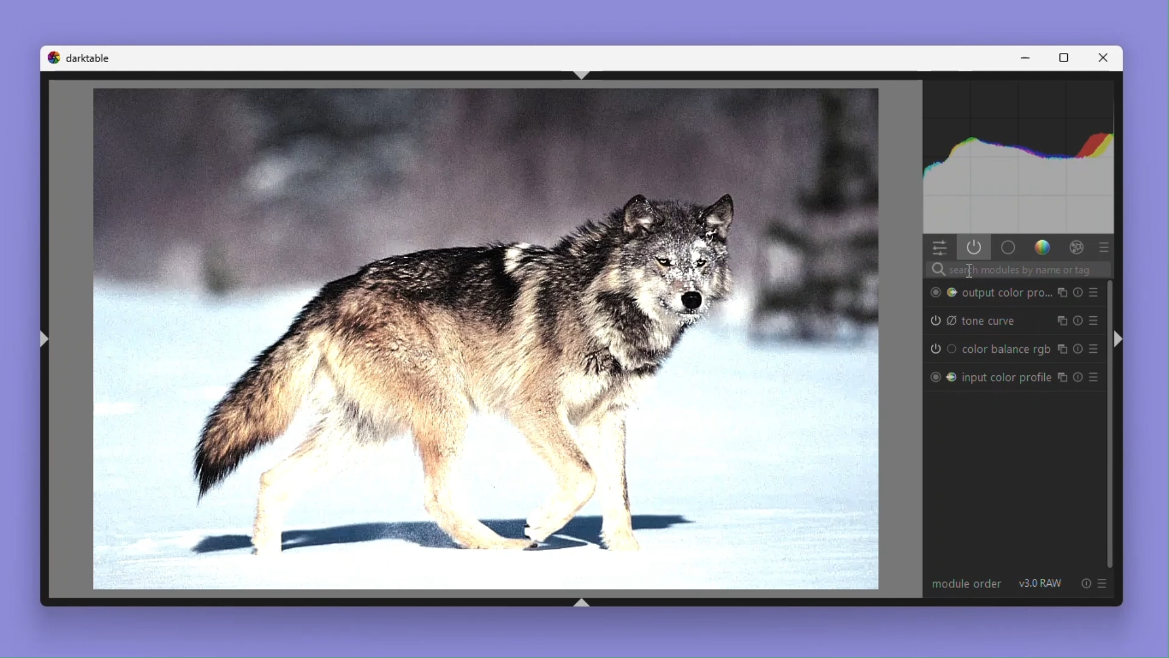  I want to click on reset option, so click(1083, 583).